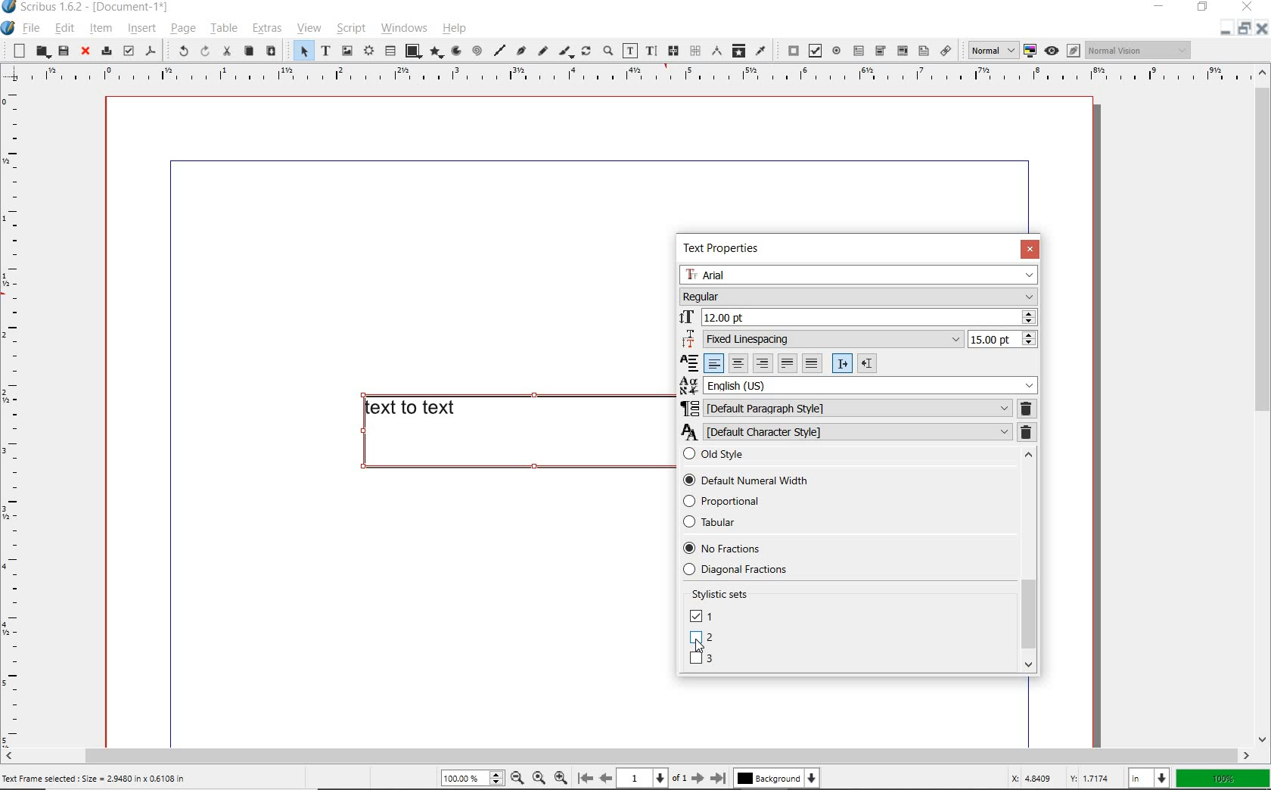 This screenshot has width=1271, height=790. I want to click on No Fractions, so click(722, 548).